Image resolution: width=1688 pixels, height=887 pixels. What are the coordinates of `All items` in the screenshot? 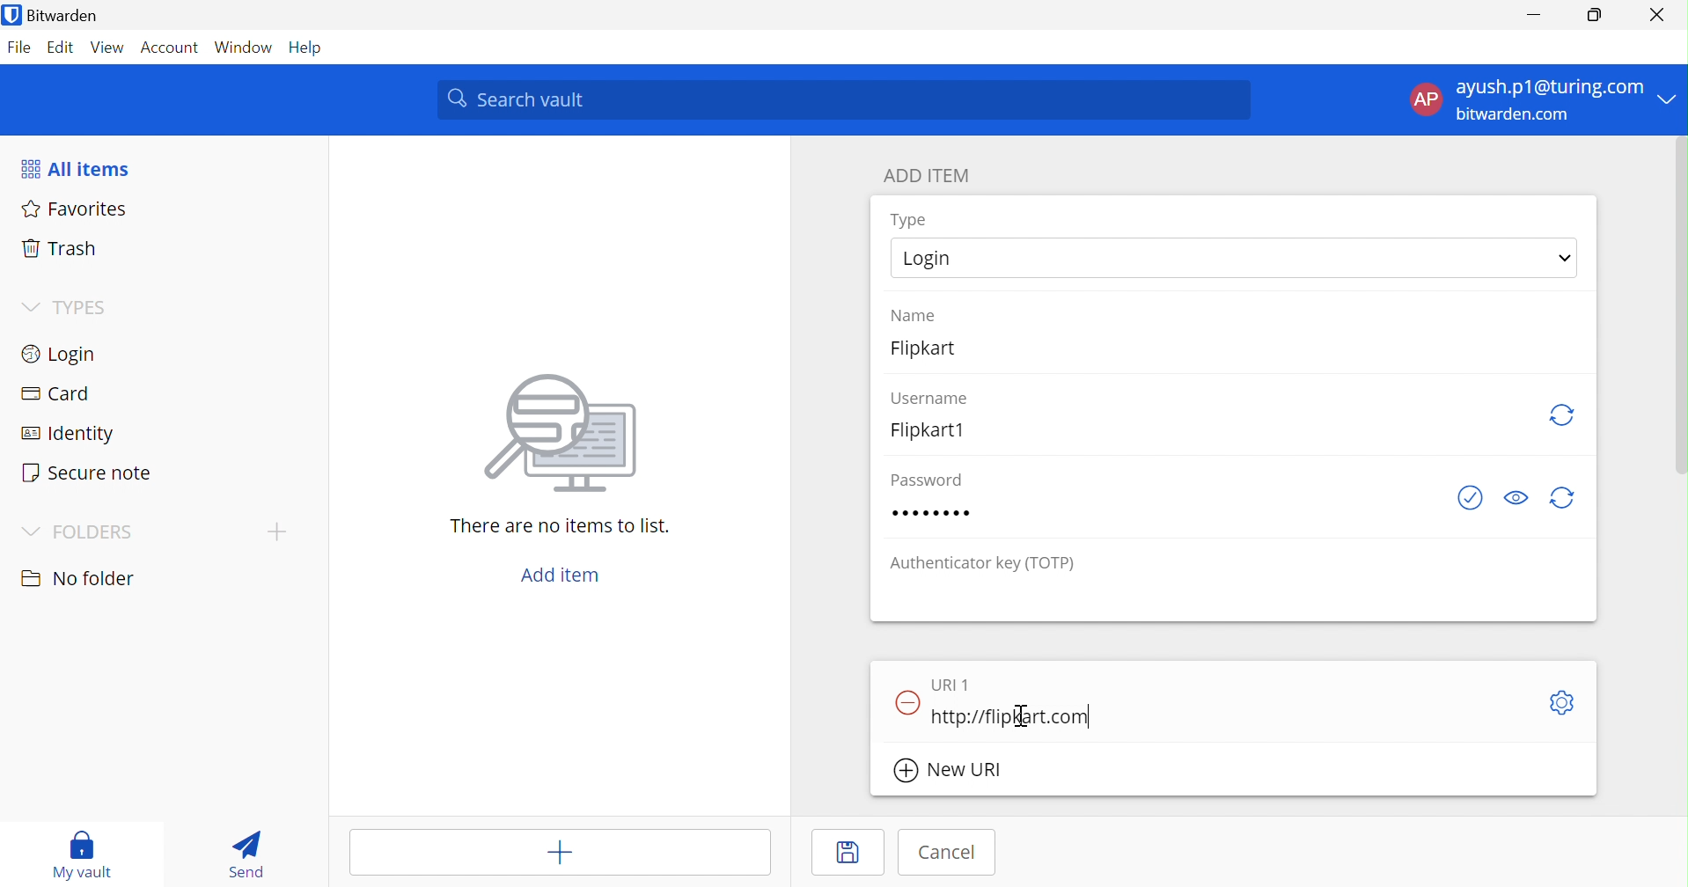 It's located at (78, 168).